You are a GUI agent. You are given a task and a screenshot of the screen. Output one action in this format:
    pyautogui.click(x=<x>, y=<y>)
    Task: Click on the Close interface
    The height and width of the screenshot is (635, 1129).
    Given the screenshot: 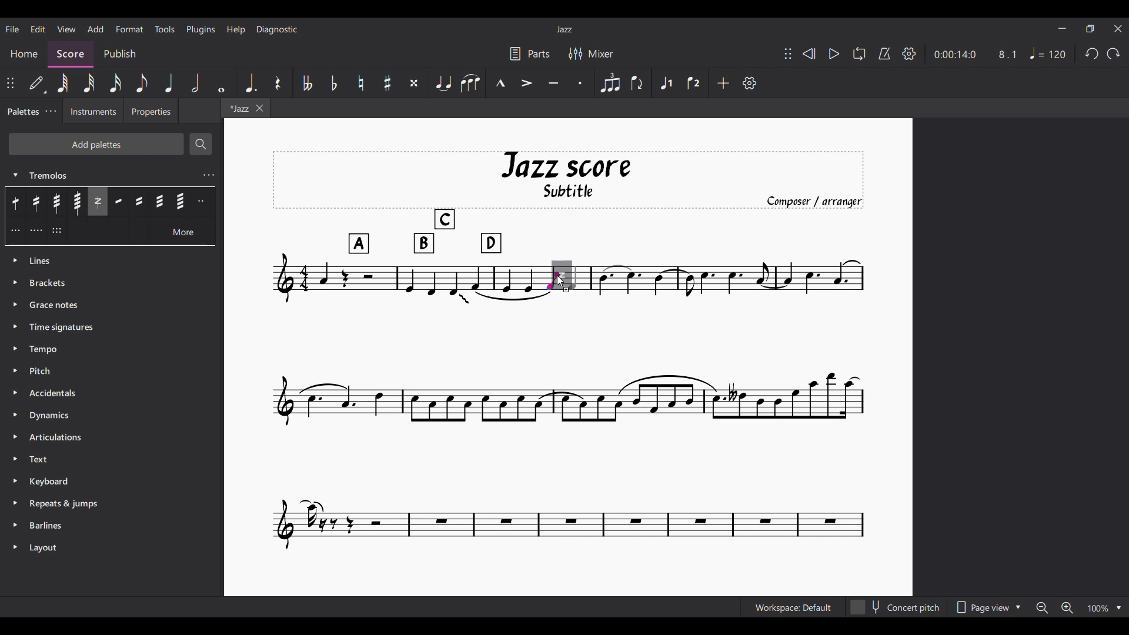 What is the action you would take?
    pyautogui.click(x=1118, y=28)
    